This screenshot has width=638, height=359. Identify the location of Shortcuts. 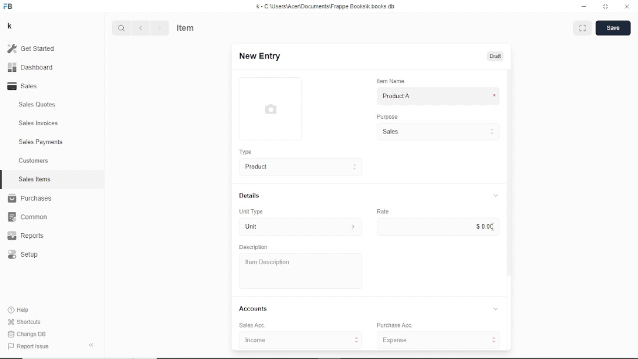
(25, 323).